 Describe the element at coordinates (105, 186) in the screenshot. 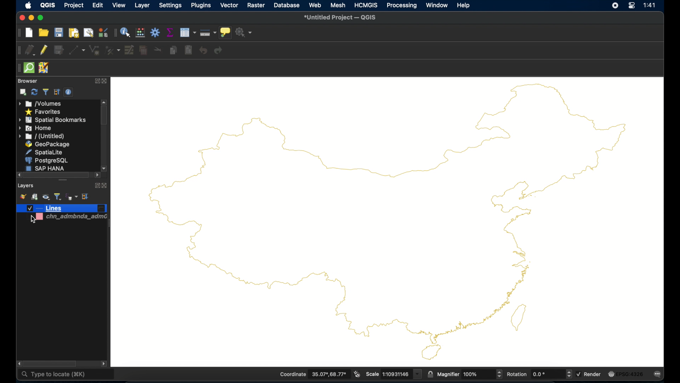

I see `close` at that location.